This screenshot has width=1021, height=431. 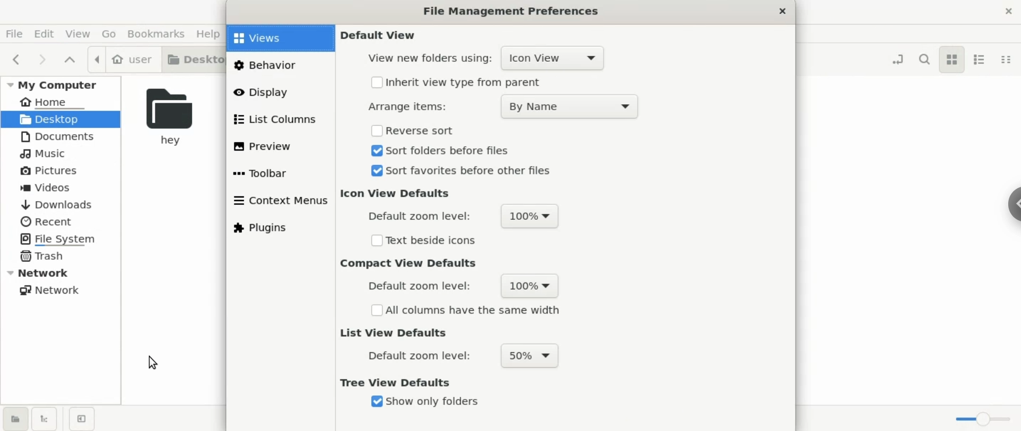 I want to click on go , so click(x=111, y=34).